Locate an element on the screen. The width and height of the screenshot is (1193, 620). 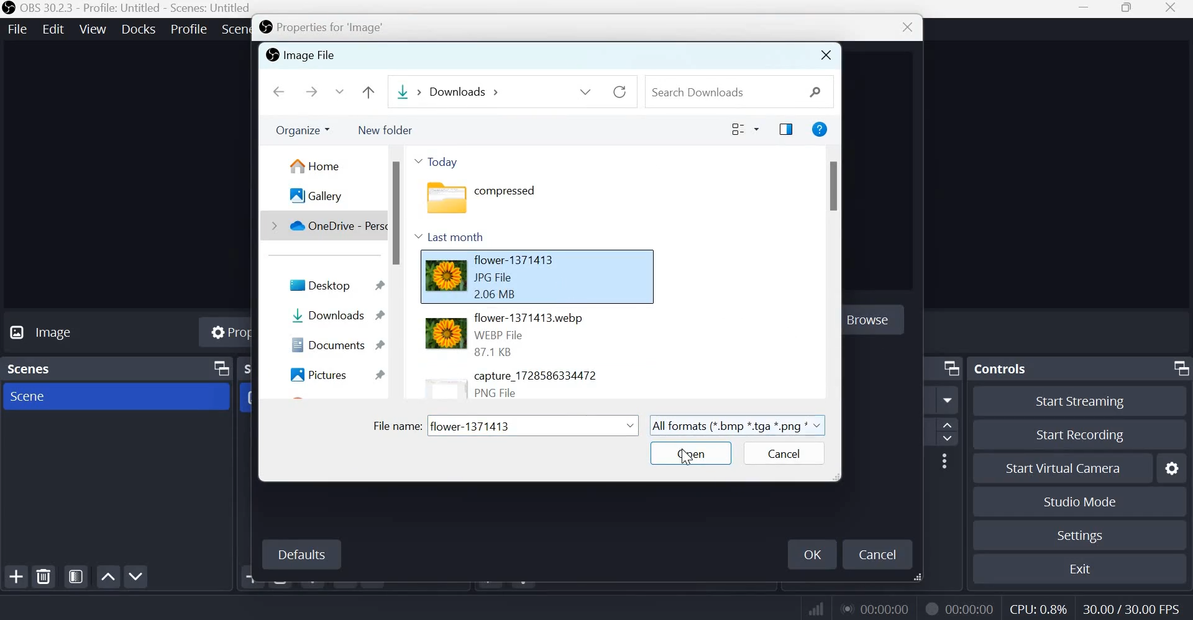
Controls is located at coordinates (1000, 368).